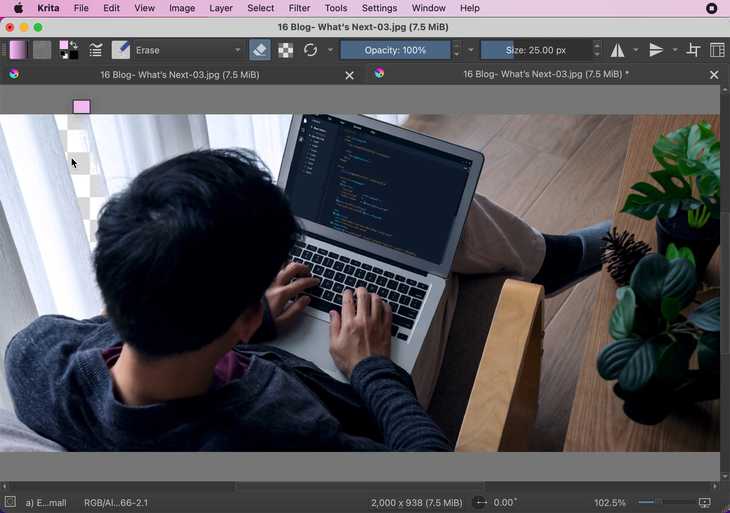  What do you see at coordinates (9, 27) in the screenshot?
I see `close` at bounding box center [9, 27].